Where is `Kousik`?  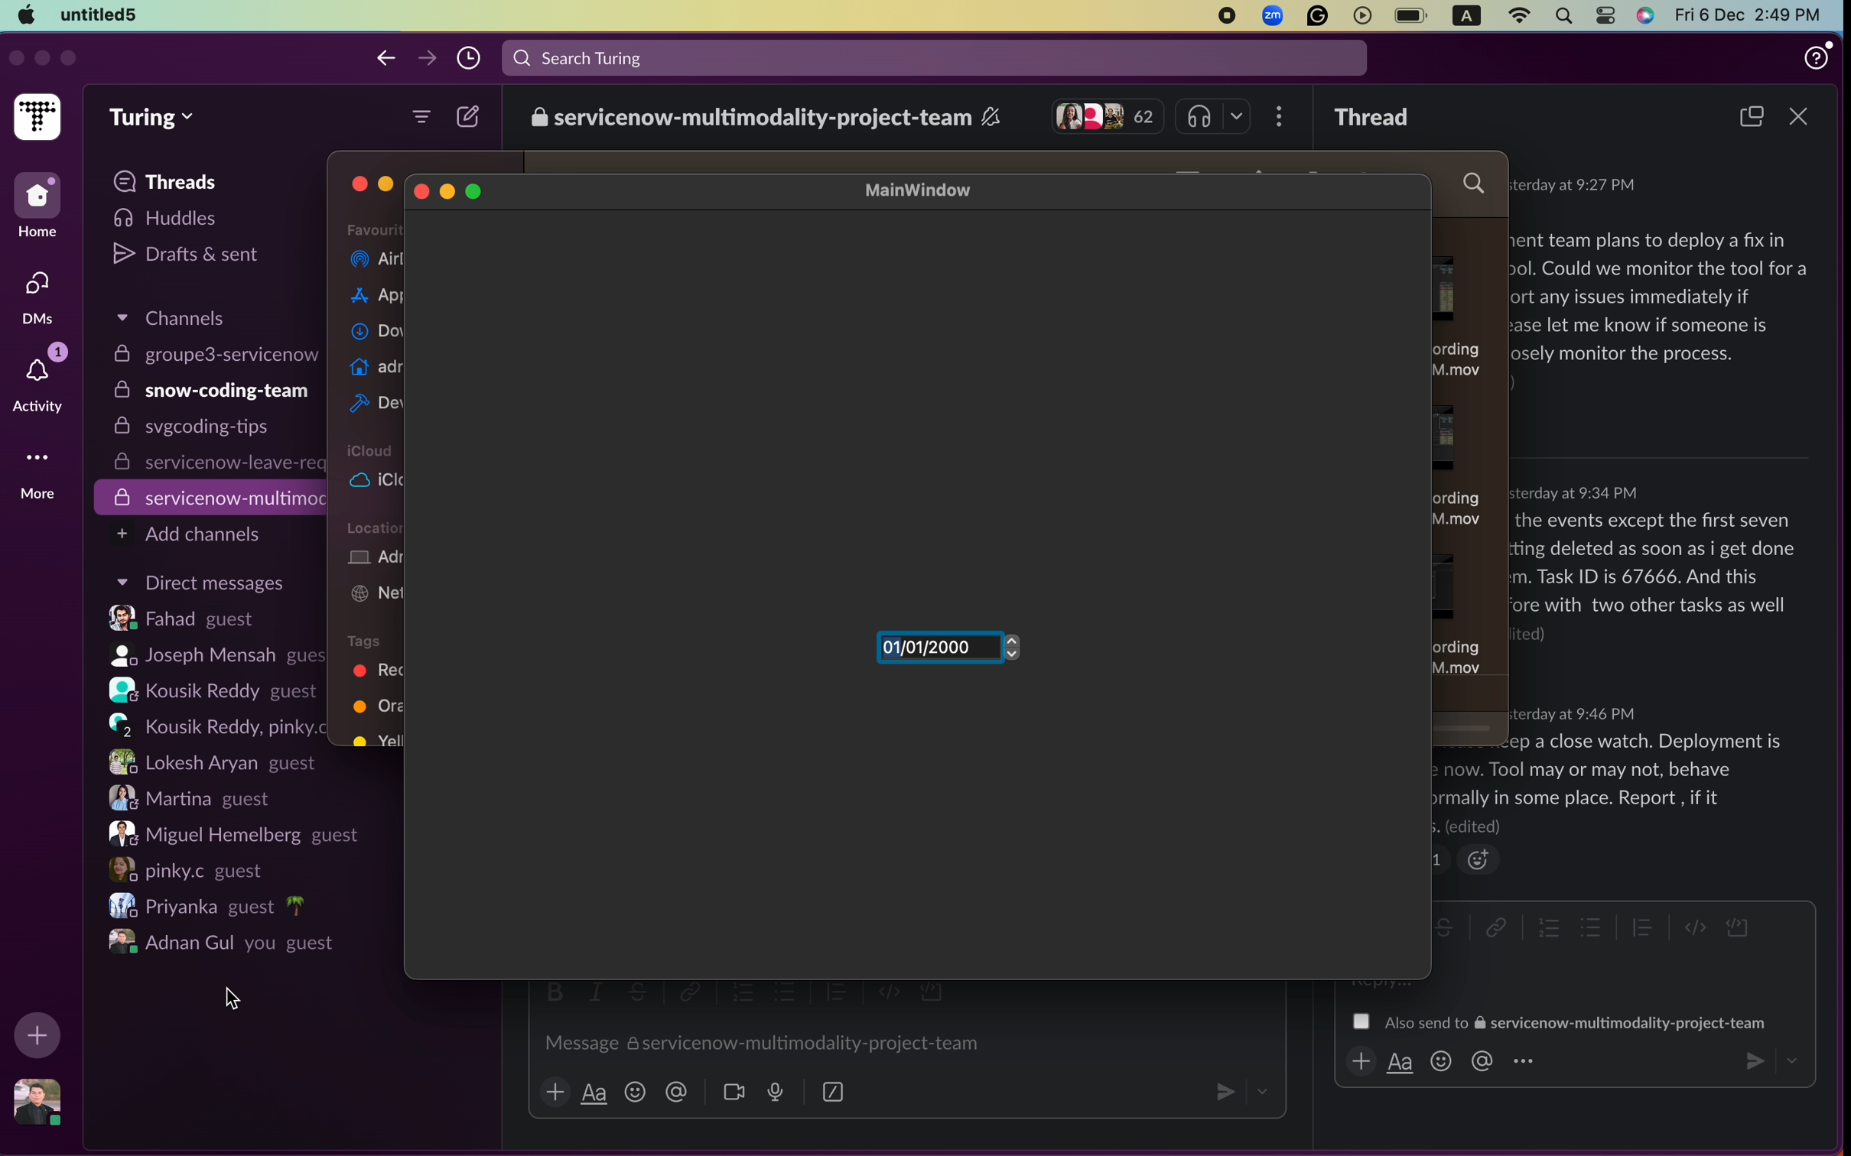
Kousik is located at coordinates (207, 689).